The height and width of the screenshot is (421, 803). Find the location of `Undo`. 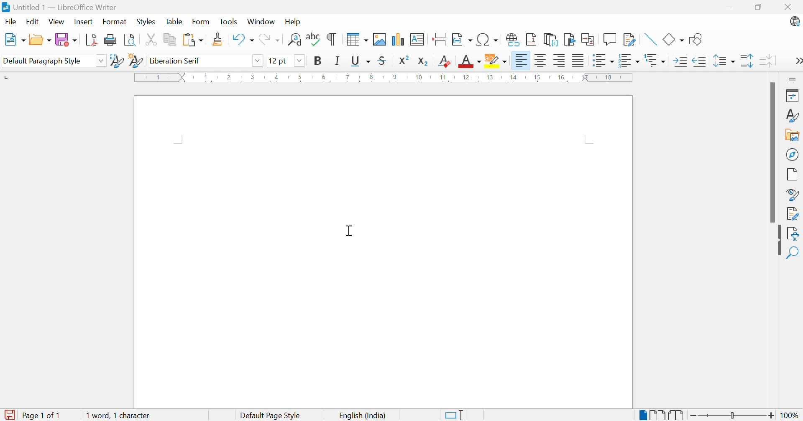

Undo is located at coordinates (243, 39).